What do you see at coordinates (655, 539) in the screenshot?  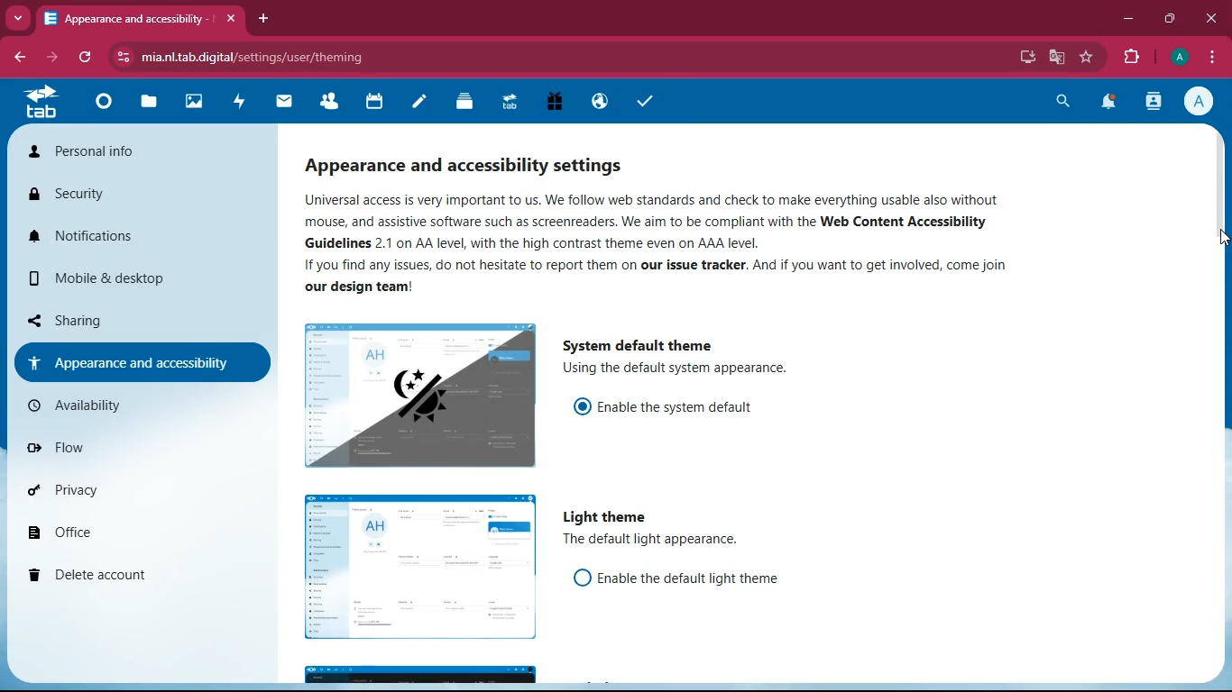 I see `The default light appearance` at bounding box center [655, 539].